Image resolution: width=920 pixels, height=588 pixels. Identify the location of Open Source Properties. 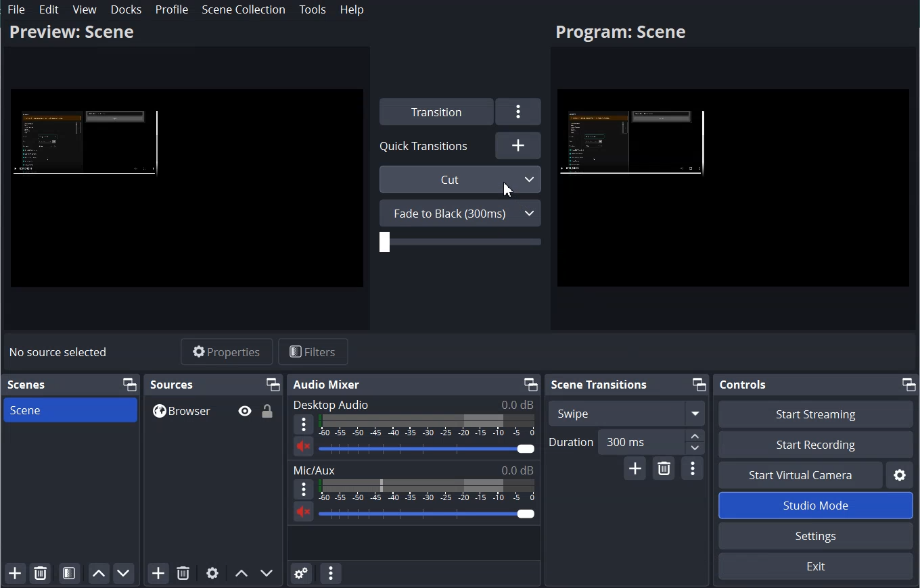
(212, 573).